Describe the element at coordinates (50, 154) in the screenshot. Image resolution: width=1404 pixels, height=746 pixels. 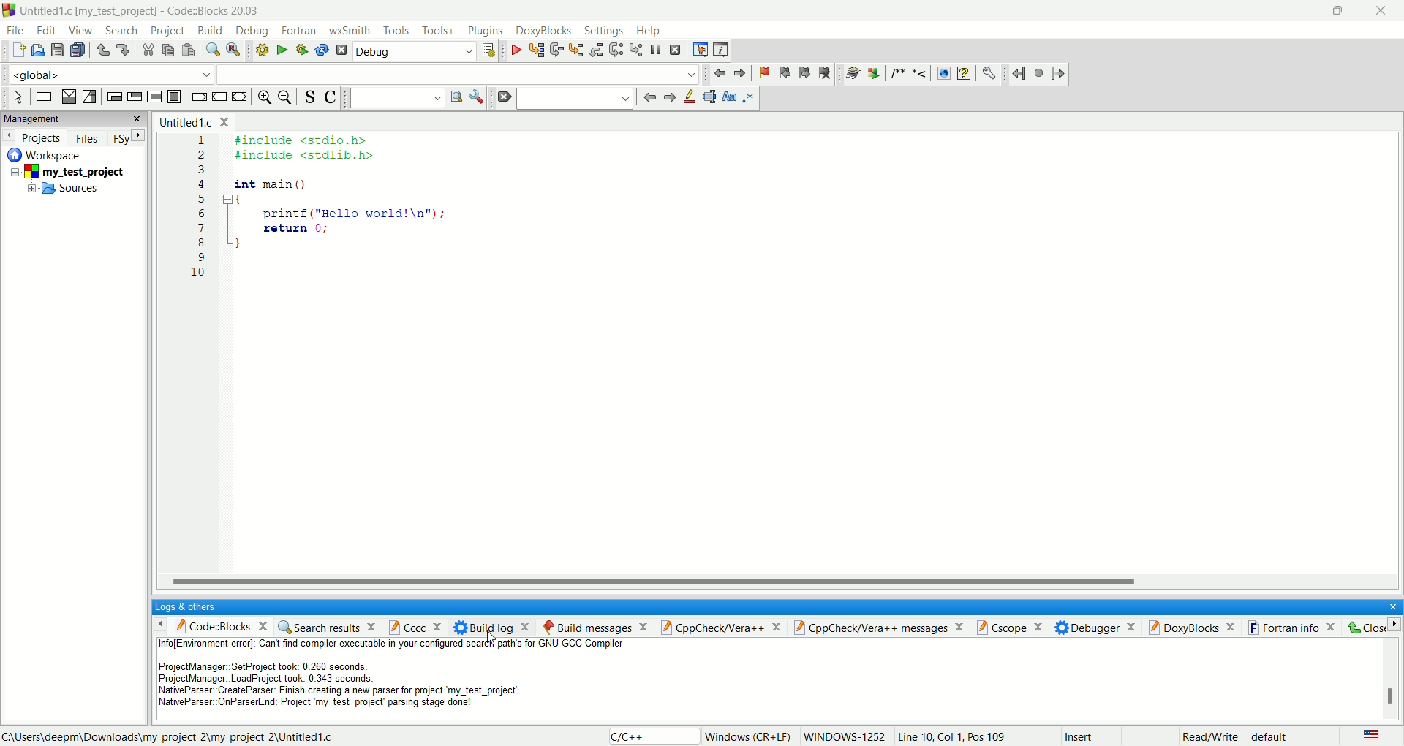
I see `workspace` at that location.